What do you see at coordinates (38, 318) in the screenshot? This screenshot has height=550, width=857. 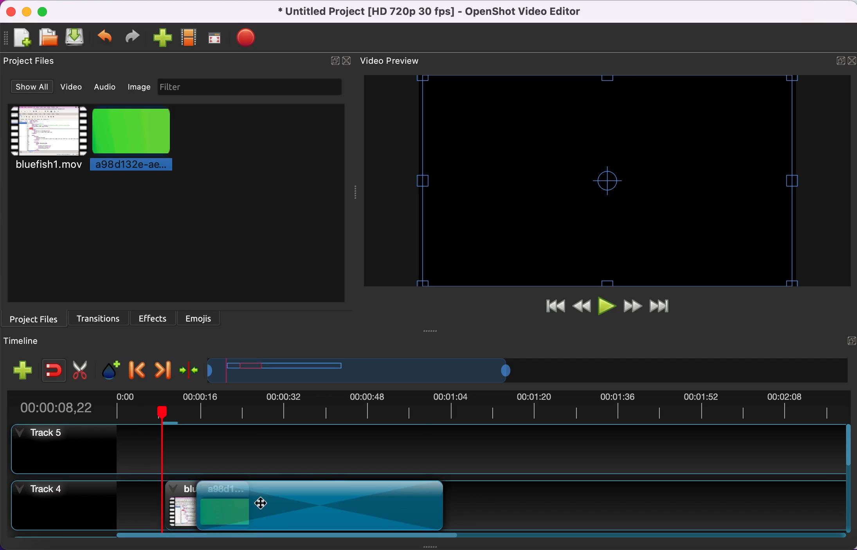 I see `project files` at bounding box center [38, 318].